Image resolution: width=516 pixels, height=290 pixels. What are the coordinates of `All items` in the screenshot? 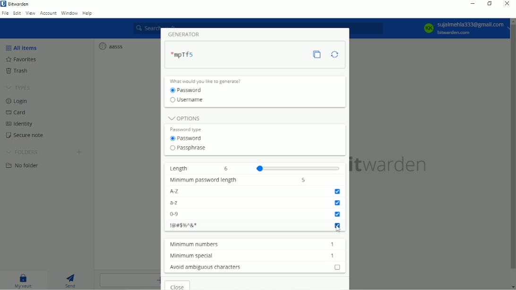 It's located at (23, 47).